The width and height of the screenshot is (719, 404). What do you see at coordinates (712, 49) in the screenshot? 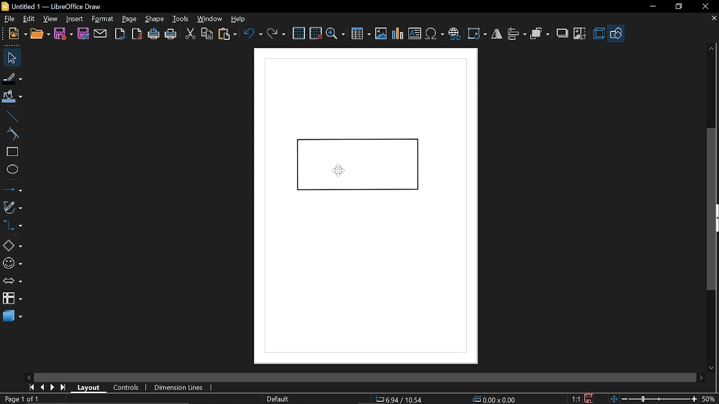
I see `MOve up` at bounding box center [712, 49].